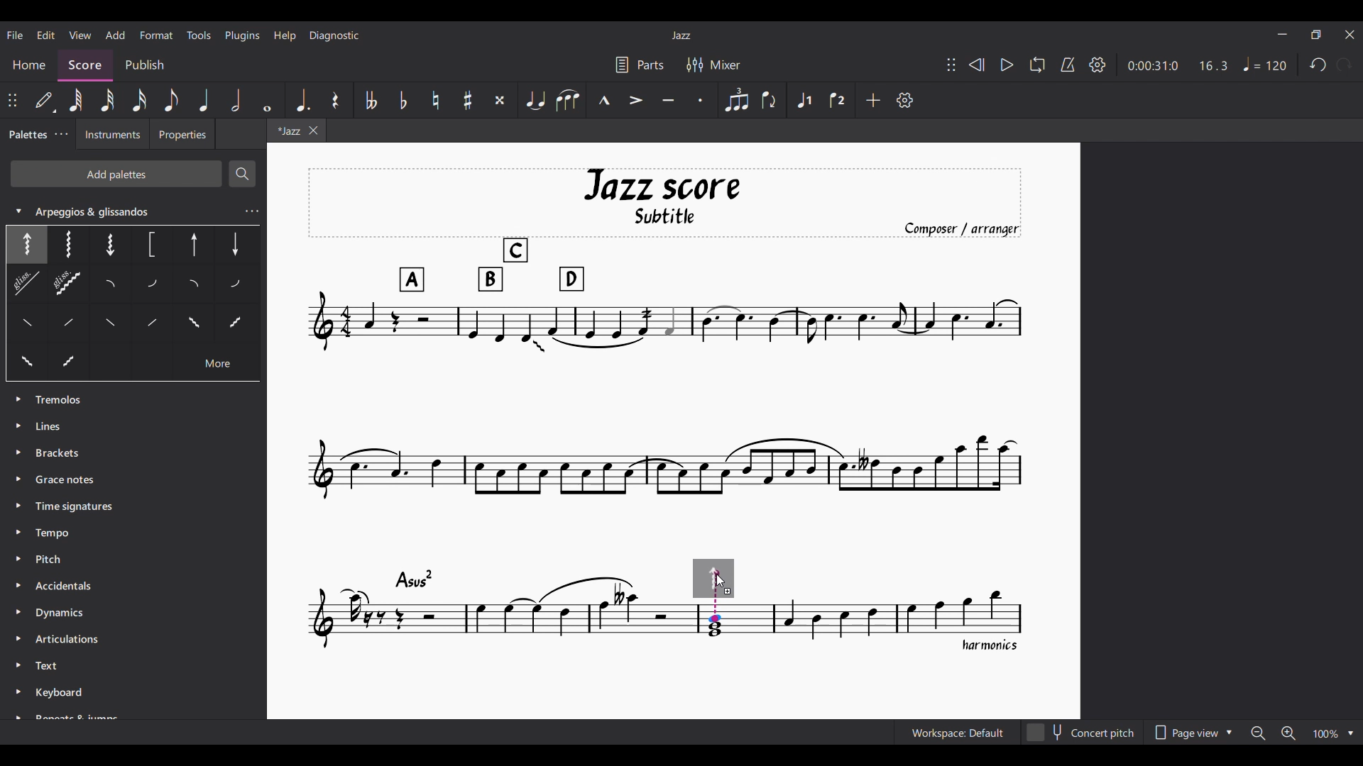 The image size is (1363, 766). Describe the element at coordinates (135, 207) in the screenshot. I see `Arpeggios & glissandos` at that location.